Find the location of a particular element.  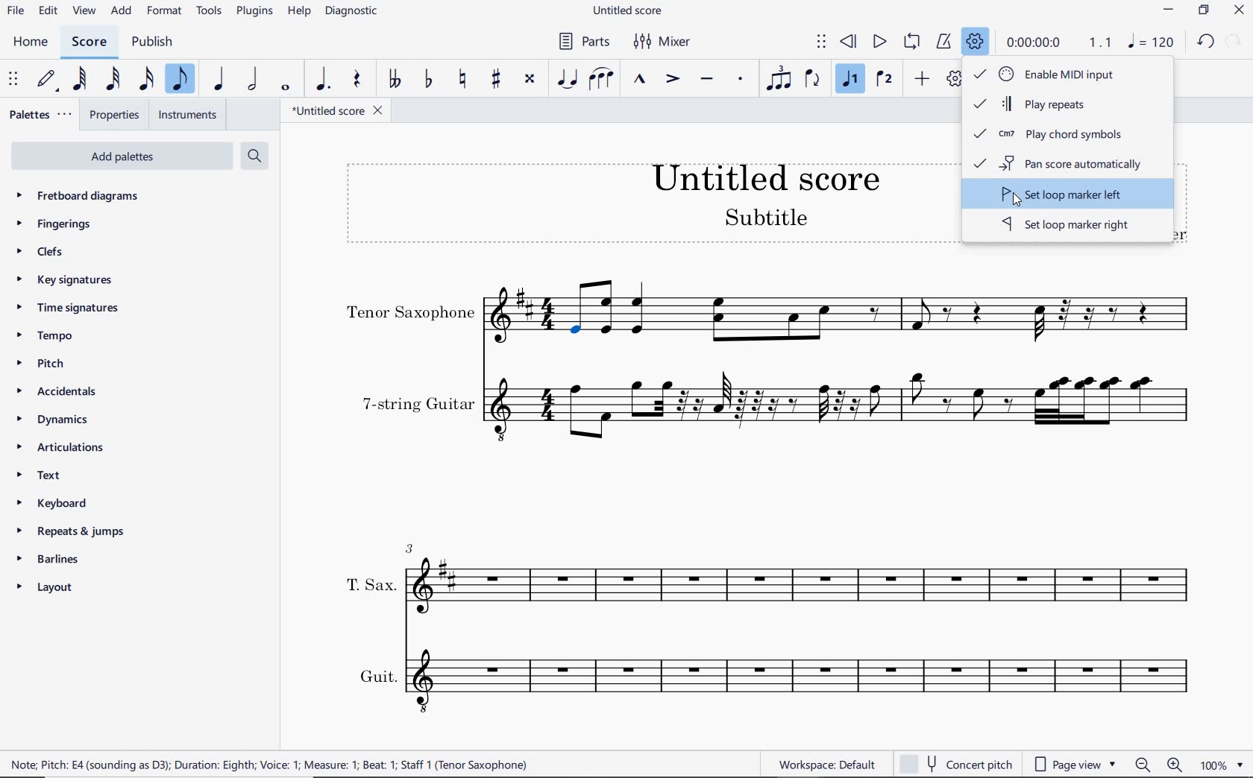

PALETTES is located at coordinates (40, 113).